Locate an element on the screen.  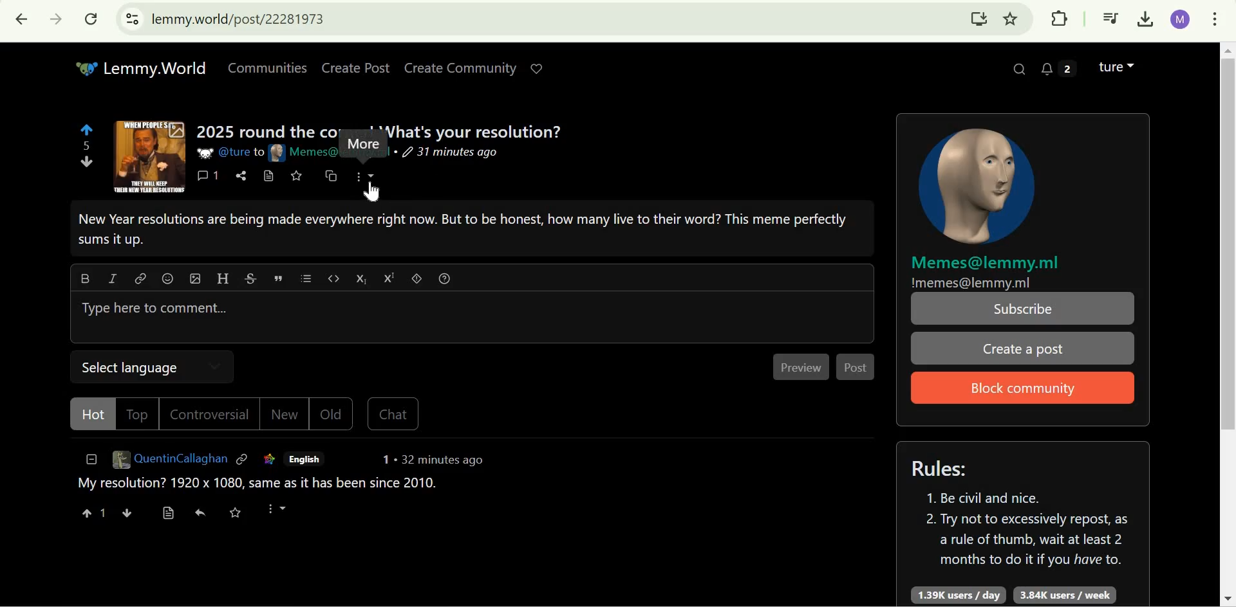
More is located at coordinates (278, 510).